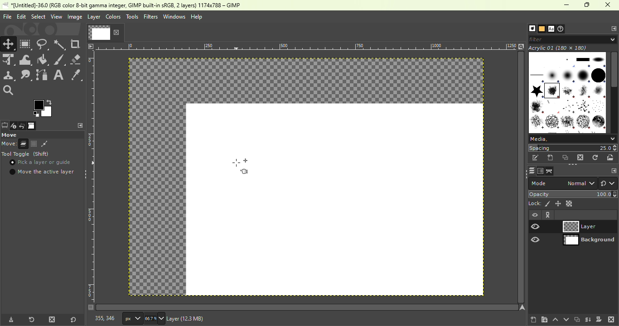 The image size is (619, 326). What do you see at coordinates (9, 76) in the screenshot?
I see `Clone tool` at bounding box center [9, 76].